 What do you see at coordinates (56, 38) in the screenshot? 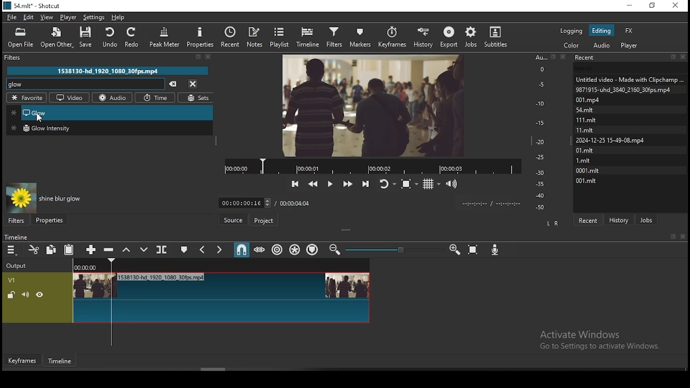
I see `open other` at bounding box center [56, 38].